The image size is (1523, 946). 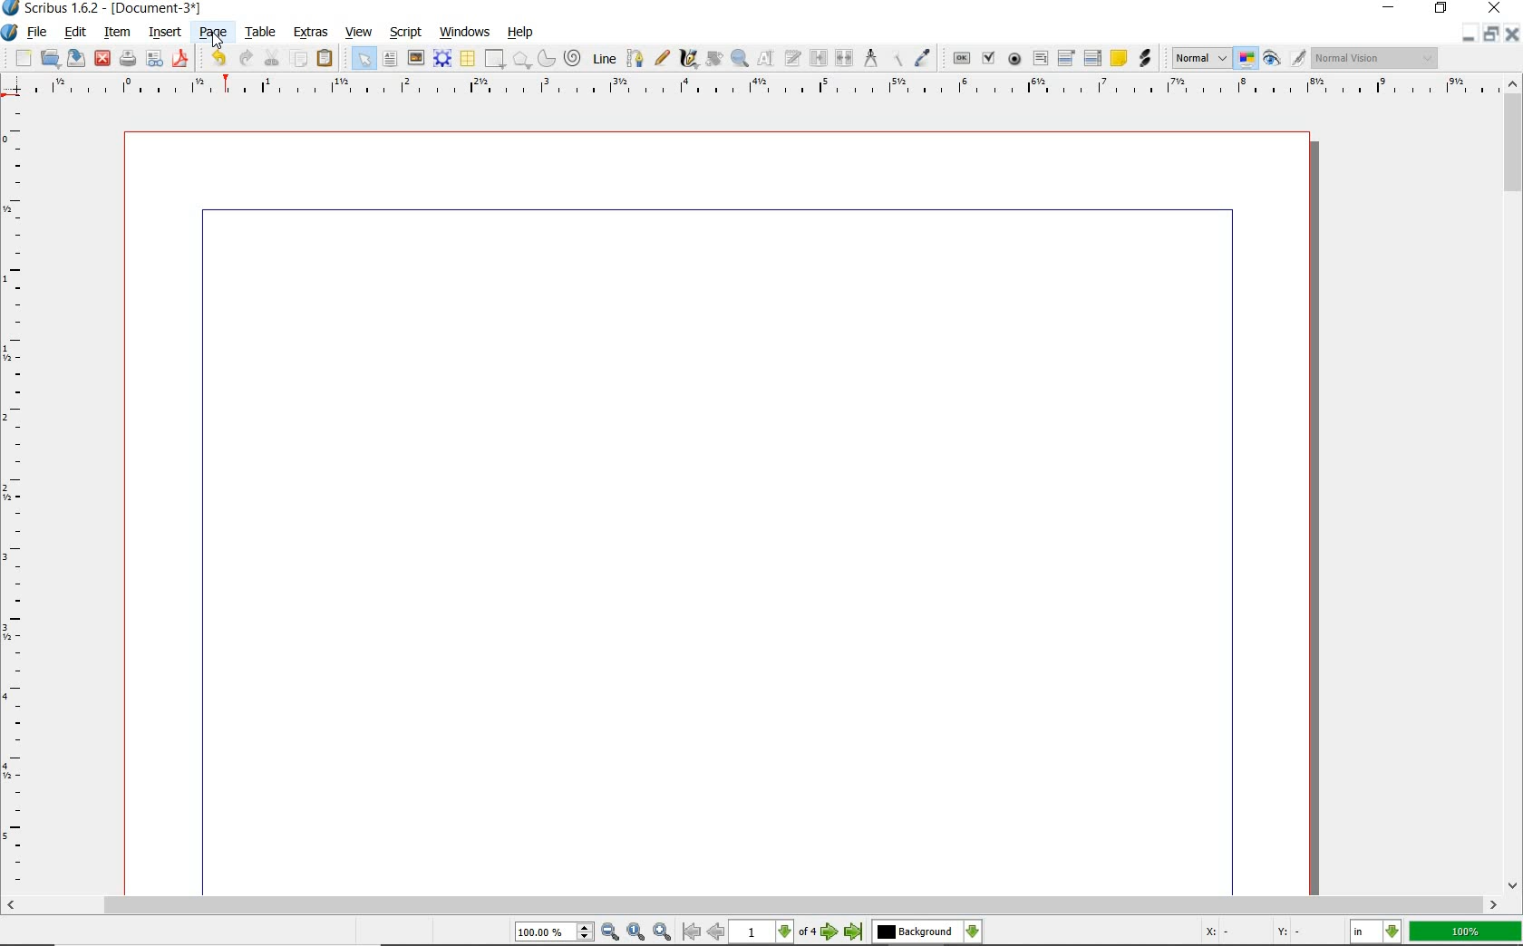 I want to click on select the current layer, so click(x=925, y=932).